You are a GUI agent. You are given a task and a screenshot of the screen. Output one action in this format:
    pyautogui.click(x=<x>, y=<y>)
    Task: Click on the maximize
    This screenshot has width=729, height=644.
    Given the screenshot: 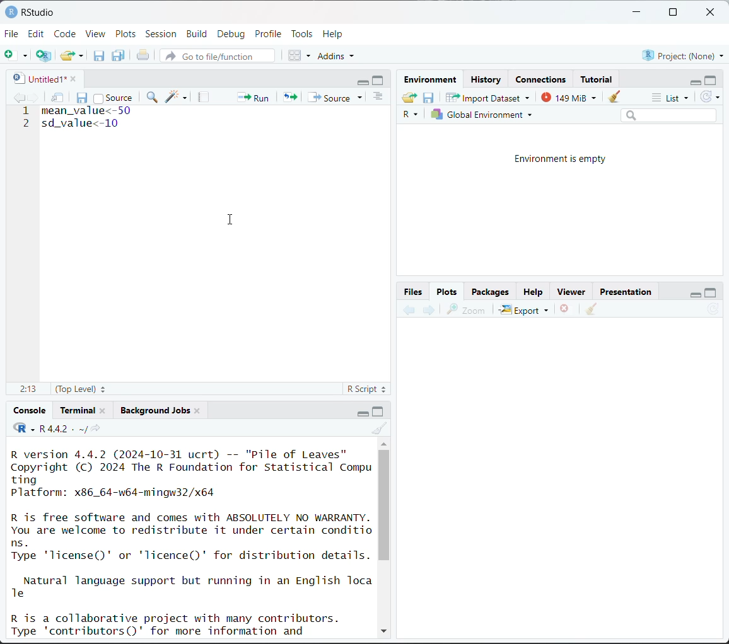 What is the action you would take?
    pyautogui.click(x=380, y=80)
    